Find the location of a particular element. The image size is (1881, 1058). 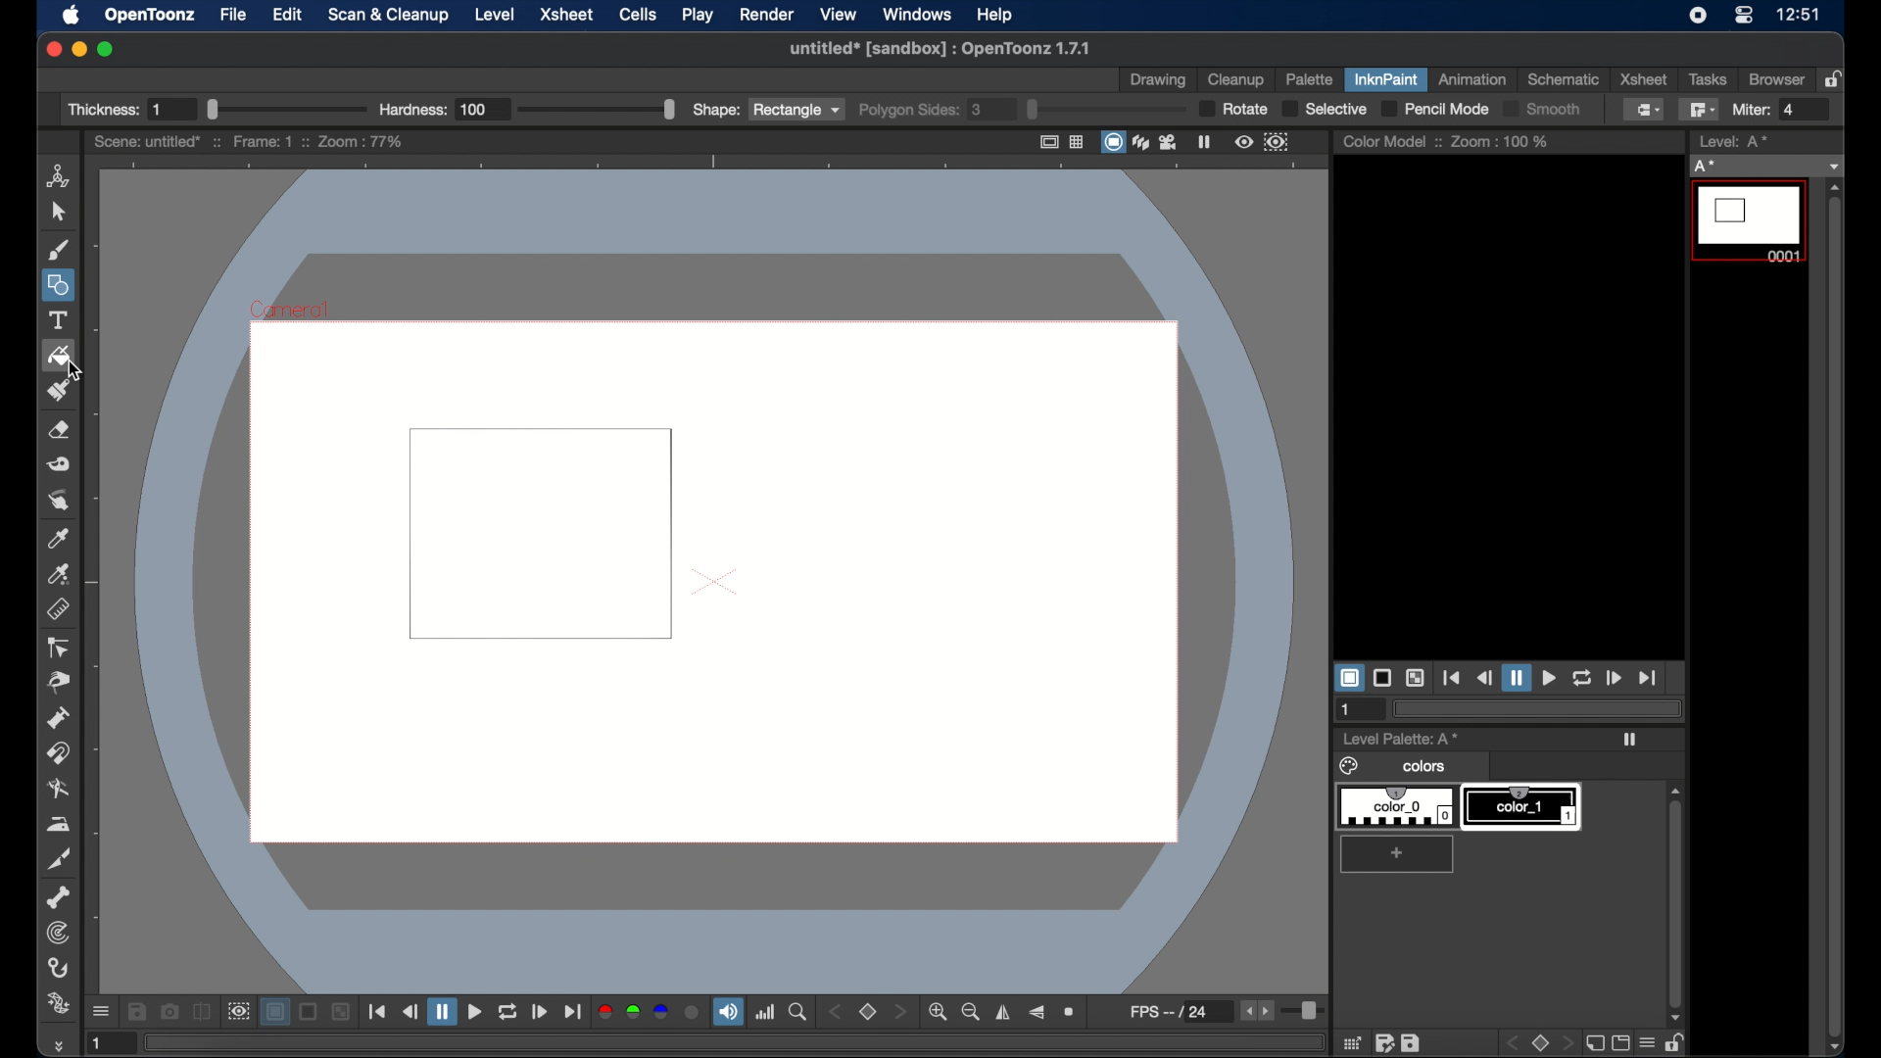

scroll box is located at coordinates (1674, 890).